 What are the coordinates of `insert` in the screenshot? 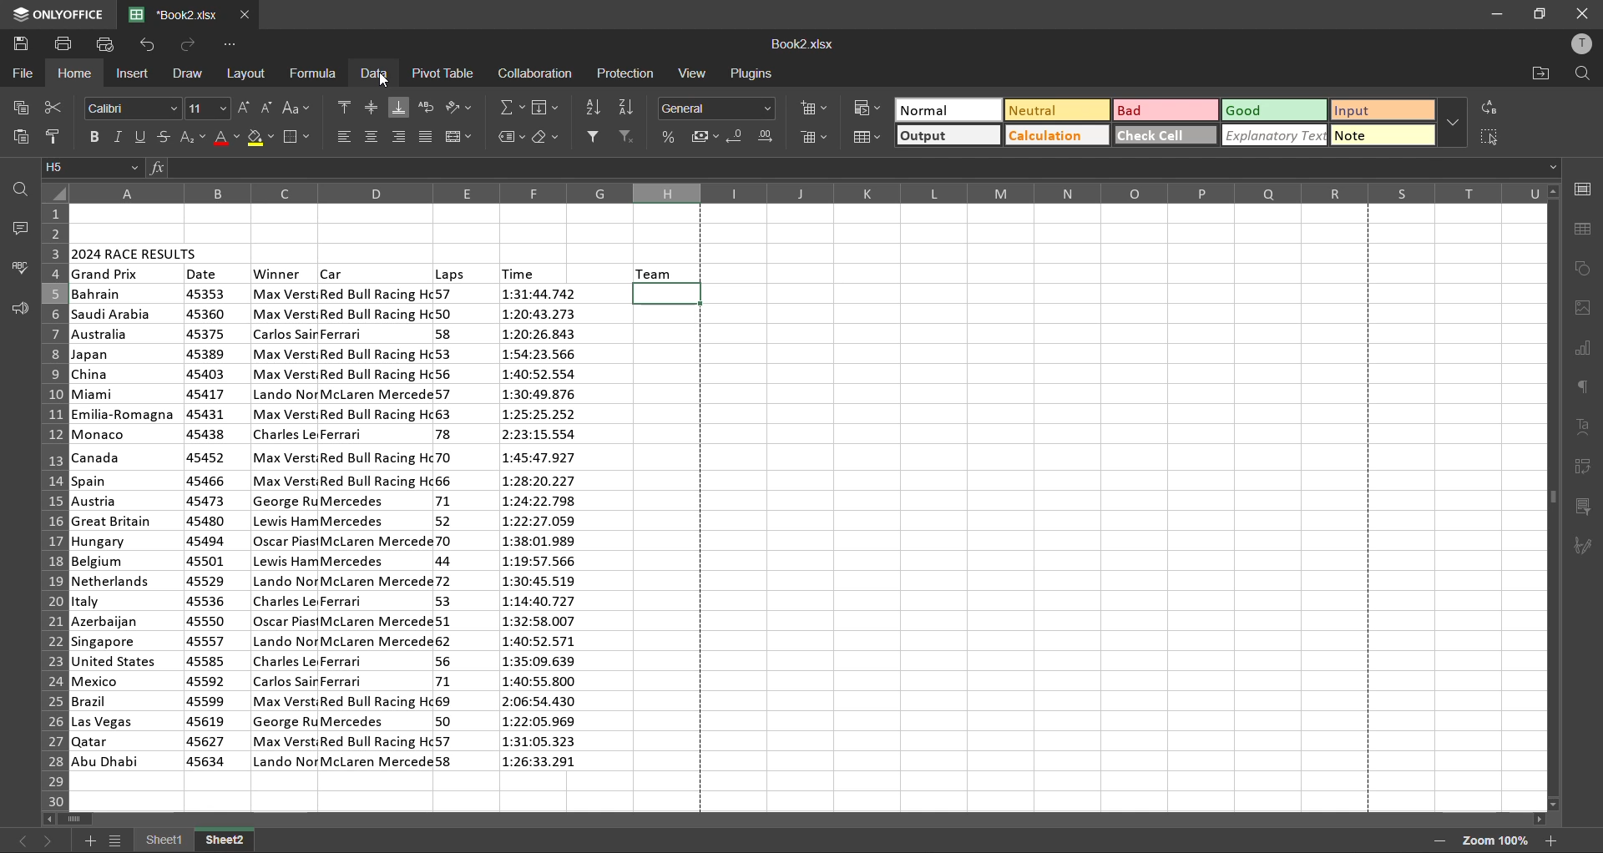 It's located at (135, 73).